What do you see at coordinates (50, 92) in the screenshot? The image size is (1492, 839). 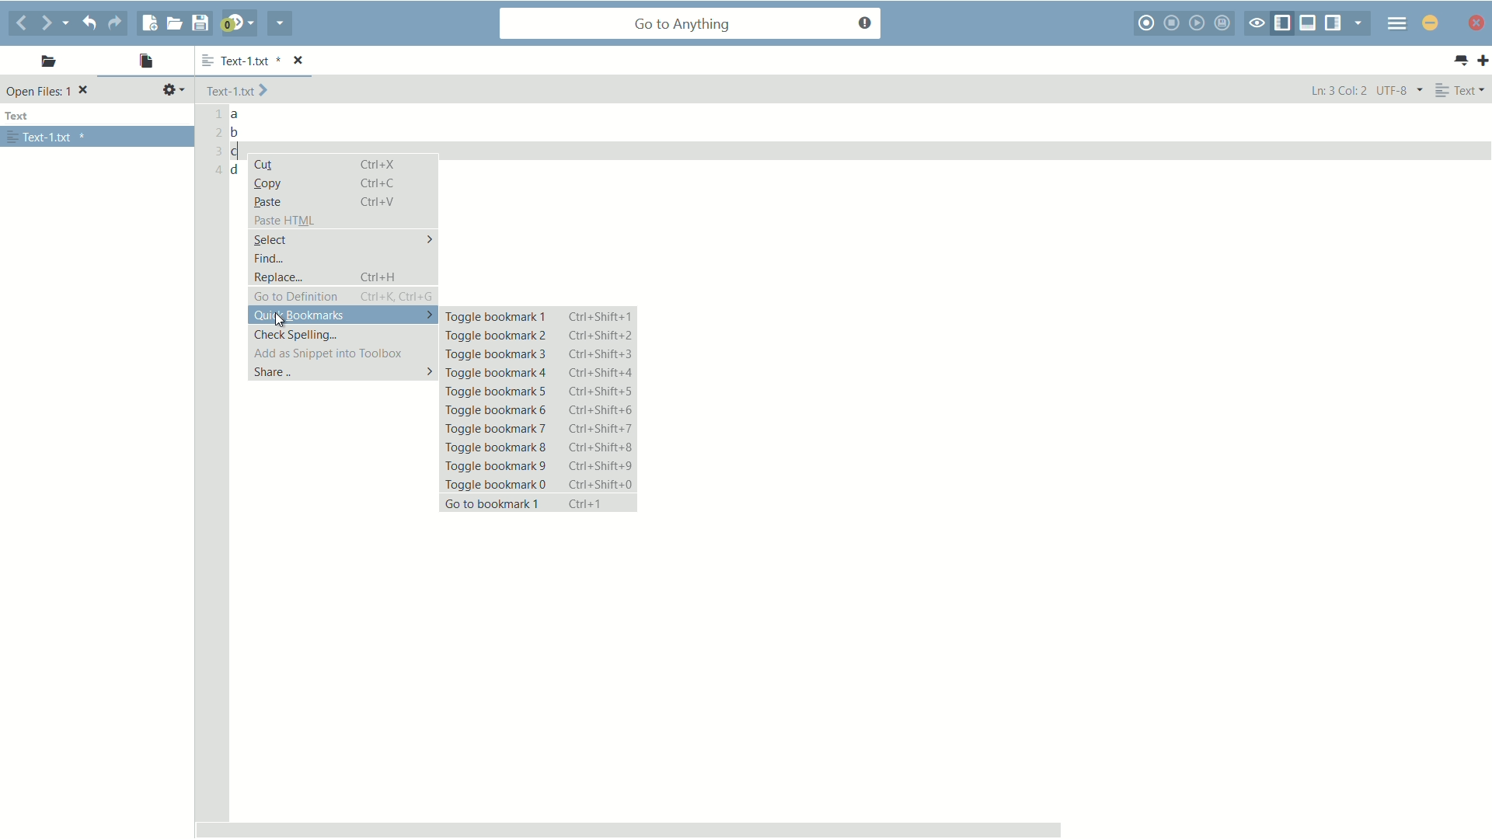 I see `Open files: 1` at bounding box center [50, 92].